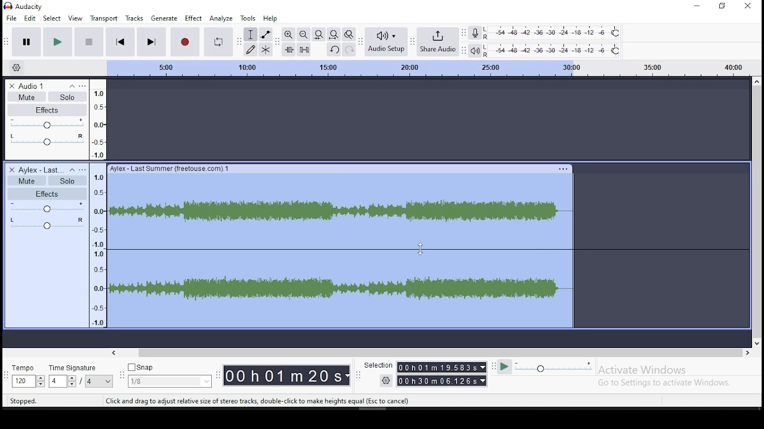 This screenshot has width=764, height=429. What do you see at coordinates (334, 49) in the screenshot?
I see `undo` at bounding box center [334, 49].